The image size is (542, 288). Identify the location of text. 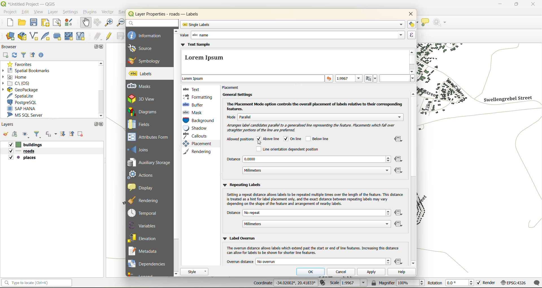
(193, 89).